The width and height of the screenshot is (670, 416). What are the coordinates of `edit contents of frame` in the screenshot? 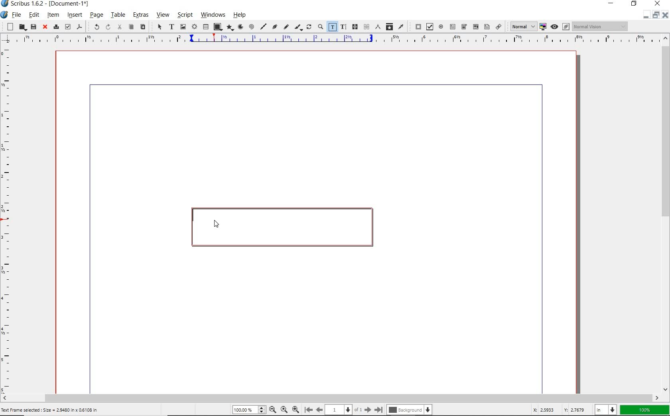 It's located at (332, 27).